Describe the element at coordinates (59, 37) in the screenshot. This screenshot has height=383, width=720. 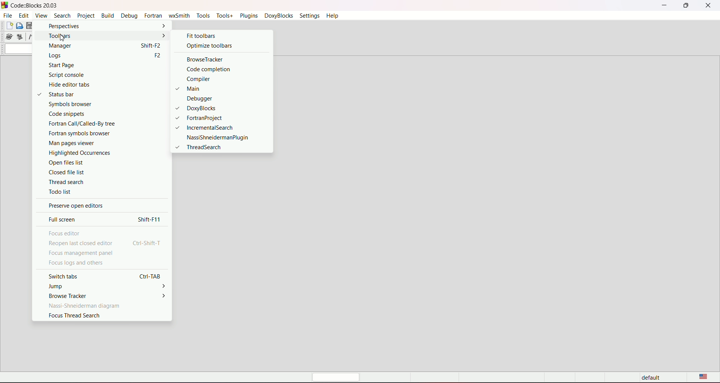
I see `cursor` at that location.